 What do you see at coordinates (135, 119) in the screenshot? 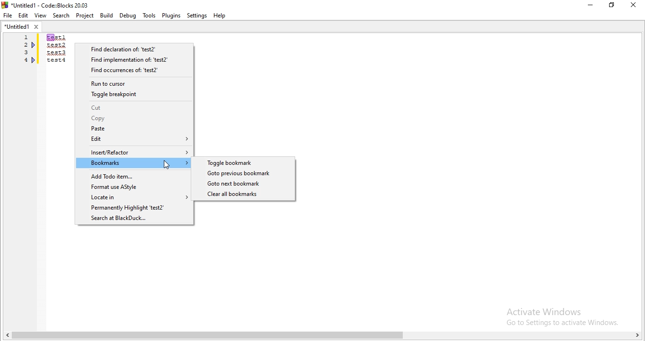
I see `Copy` at bounding box center [135, 119].